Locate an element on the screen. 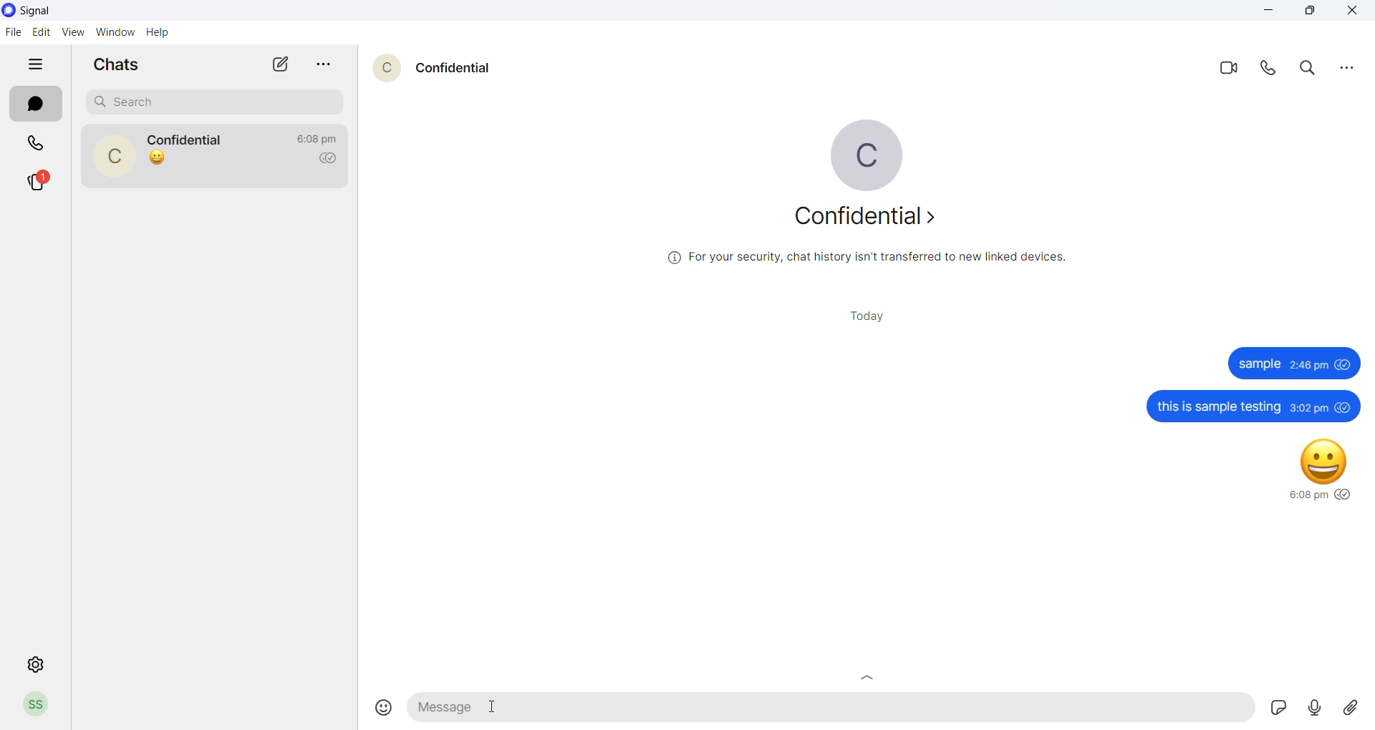 The image size is (1375, 730). view is located at coordinates (74, 31).